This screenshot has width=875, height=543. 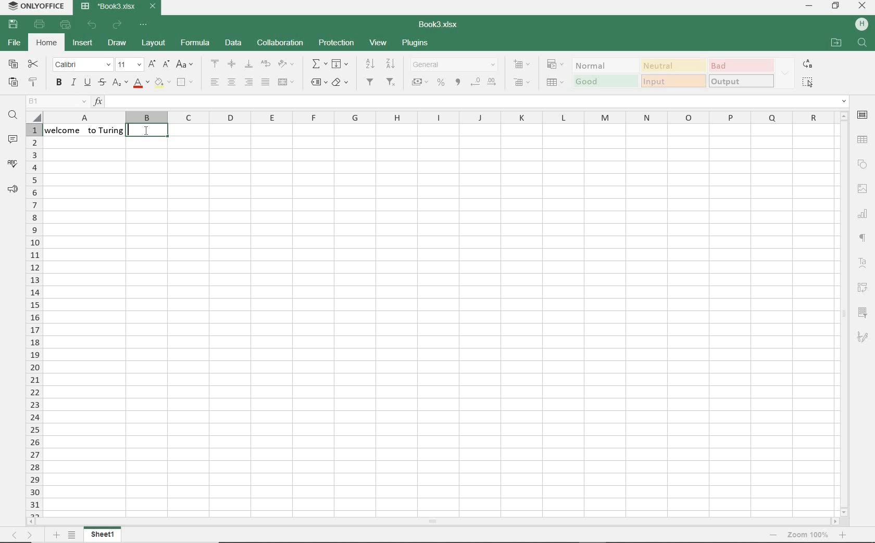 What do you see at coordinates (318, 83) in the screenshot?
I see `named ranges` at bounding box center [318, 83].